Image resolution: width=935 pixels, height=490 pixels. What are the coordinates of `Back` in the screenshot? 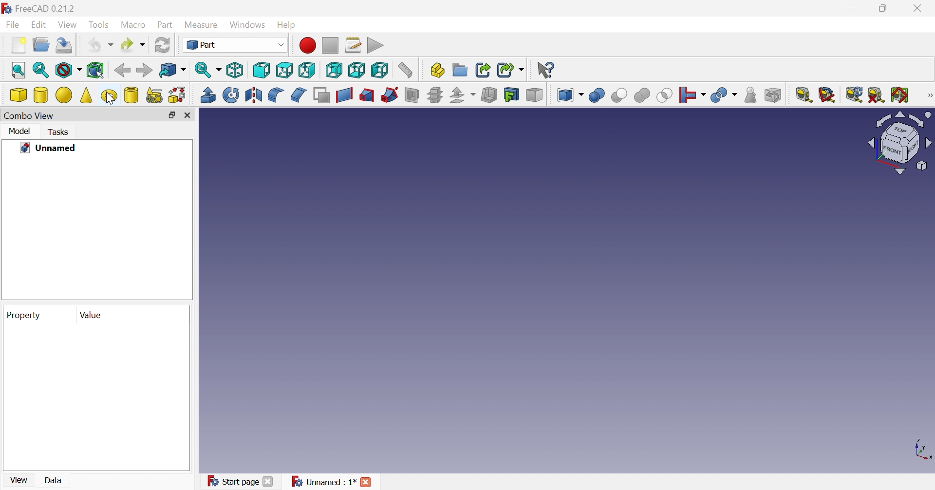 It's located at (121, 71).